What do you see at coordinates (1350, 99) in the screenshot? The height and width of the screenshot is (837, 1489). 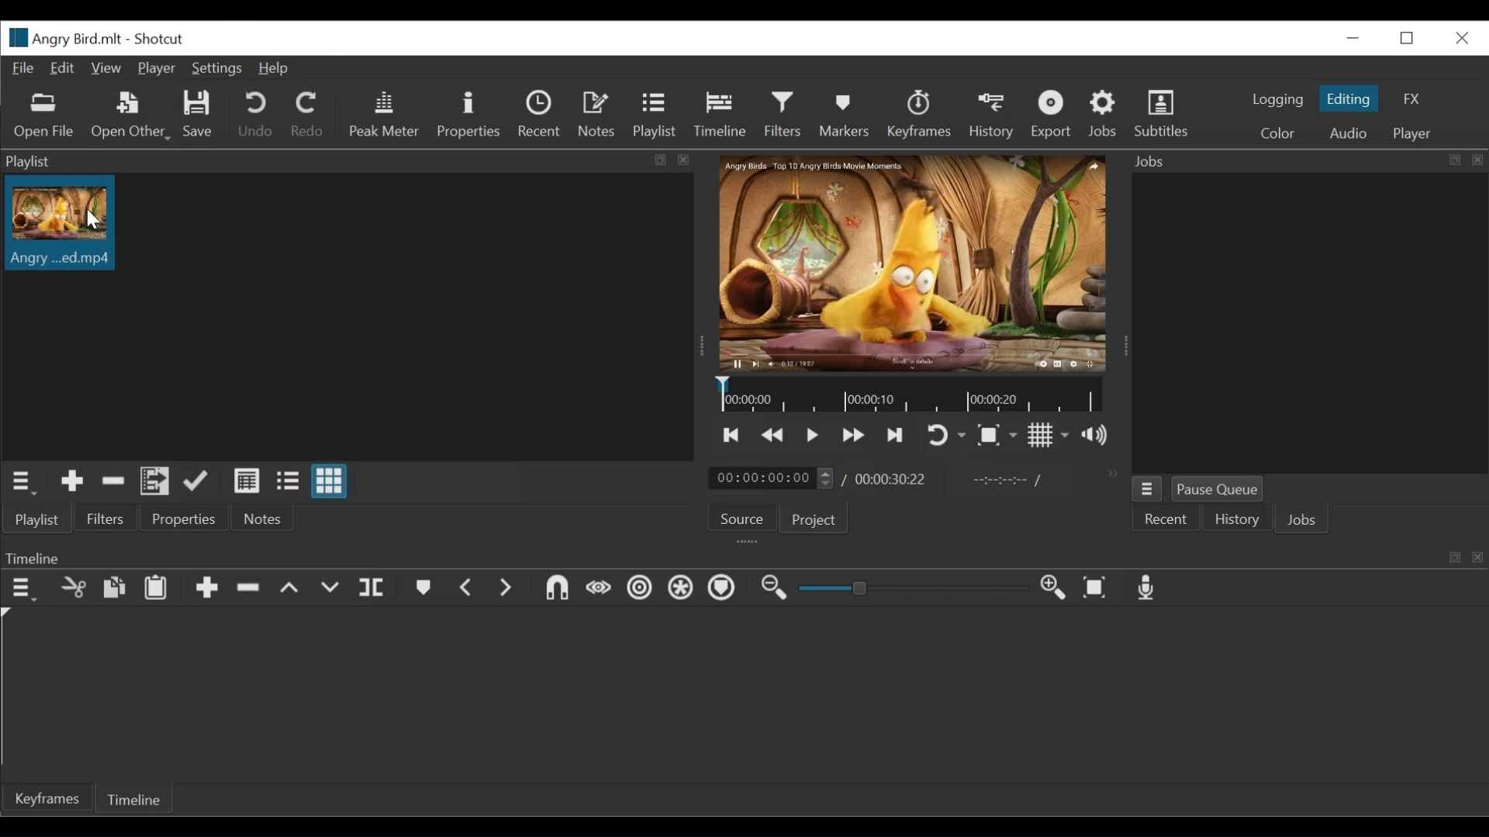 I see `Editing` at bounding box center [1350, 99].